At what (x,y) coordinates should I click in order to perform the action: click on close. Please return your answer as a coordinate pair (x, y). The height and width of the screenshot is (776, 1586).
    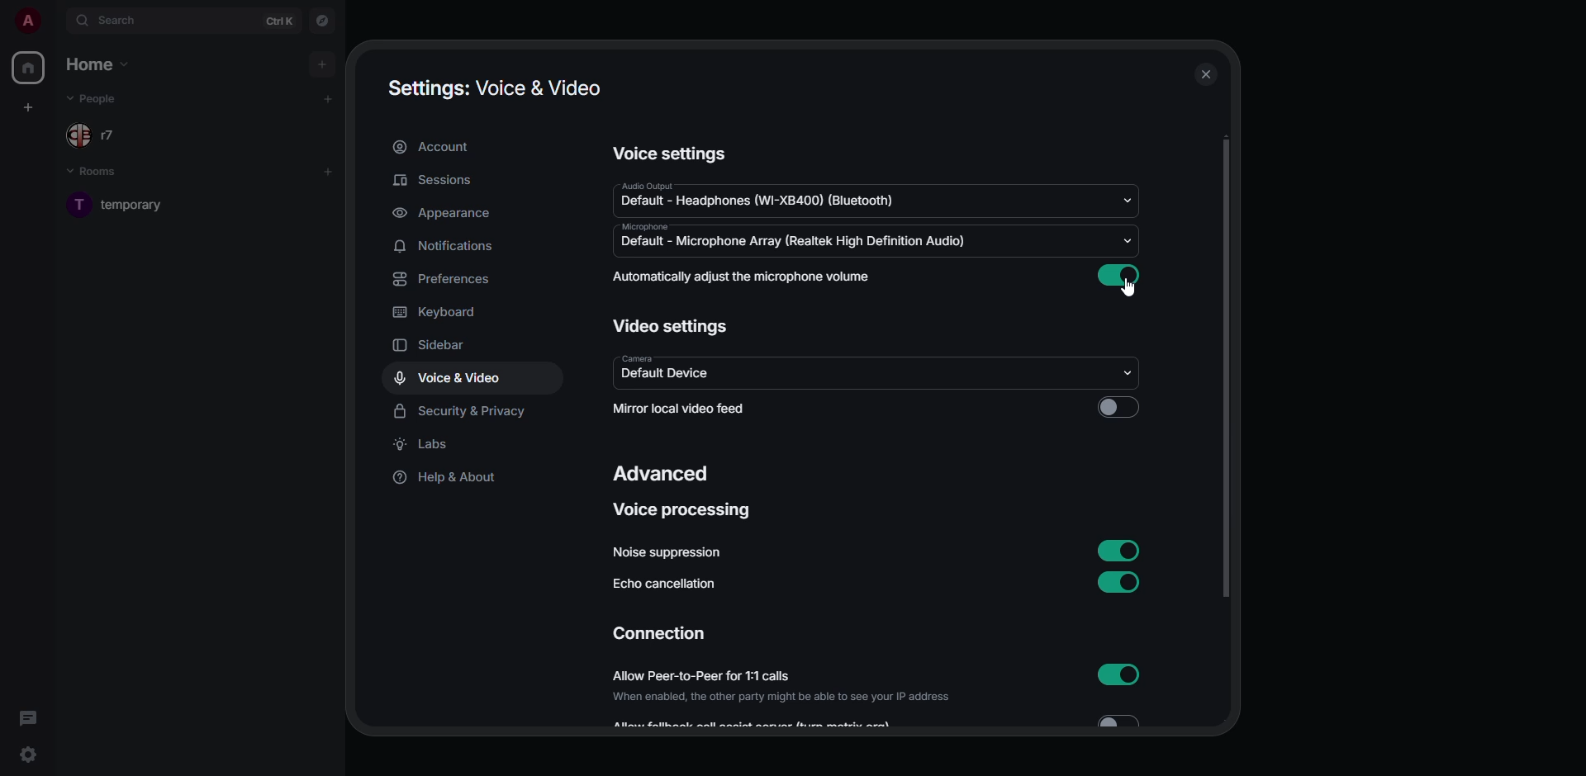
    Looking at the image, I should click on (1207, 75).